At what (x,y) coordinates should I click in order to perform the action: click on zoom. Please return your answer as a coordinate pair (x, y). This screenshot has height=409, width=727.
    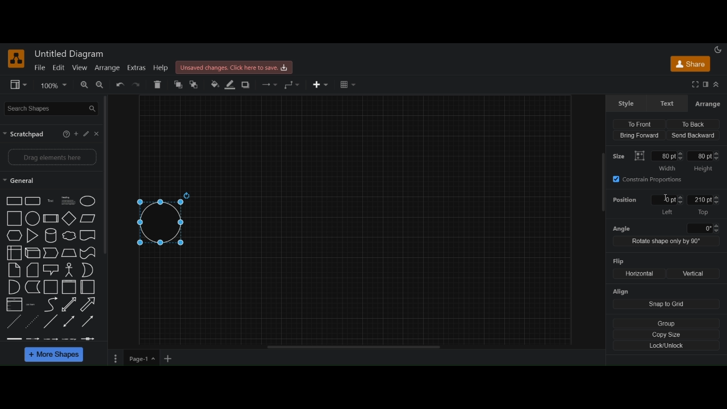
    Looking at the image, I should click on (54, 85).